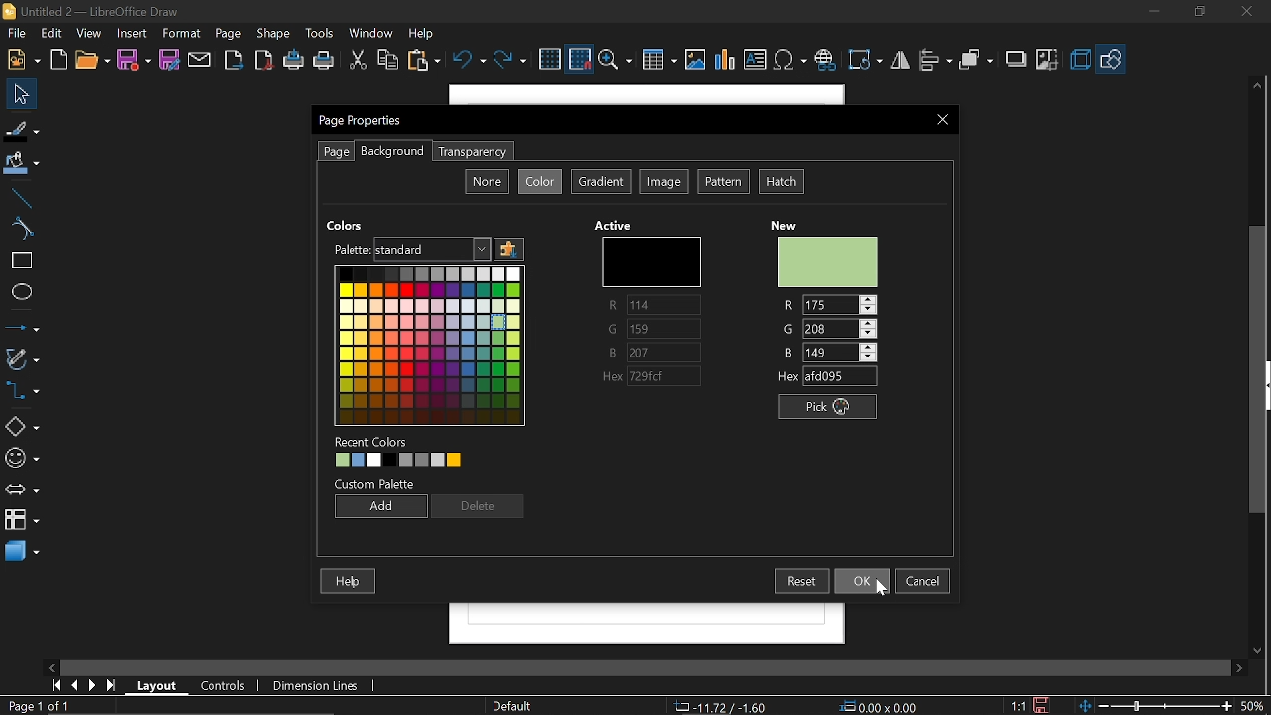 Image resolution: width=1271 pixels, height=715 pixels. Describe the element at coordinates (828, 261) in the screenshot. I see `New` at that location.